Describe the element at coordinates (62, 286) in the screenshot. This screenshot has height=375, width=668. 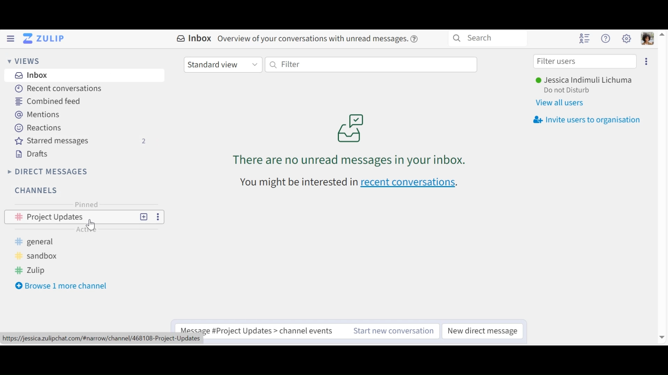
I see `Browser 1 more channel` at that location.